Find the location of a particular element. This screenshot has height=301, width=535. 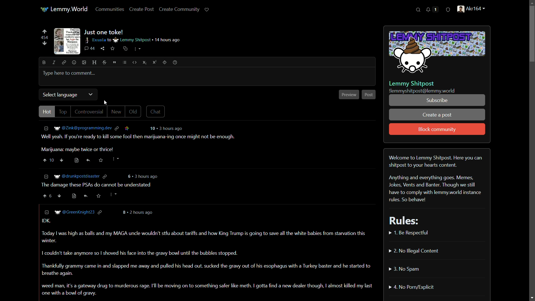

cursor is located at coordinates (104, 103).